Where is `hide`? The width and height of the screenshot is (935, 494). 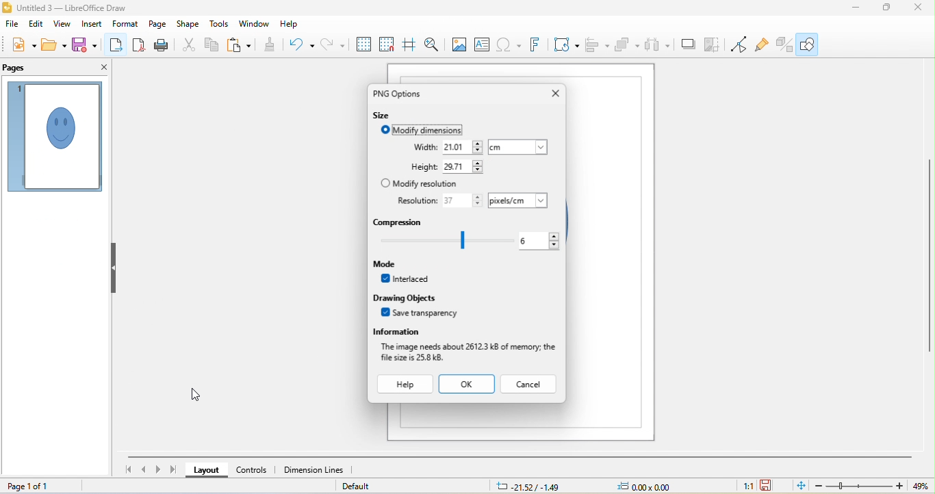 hide is located at coordinates (113, 265).